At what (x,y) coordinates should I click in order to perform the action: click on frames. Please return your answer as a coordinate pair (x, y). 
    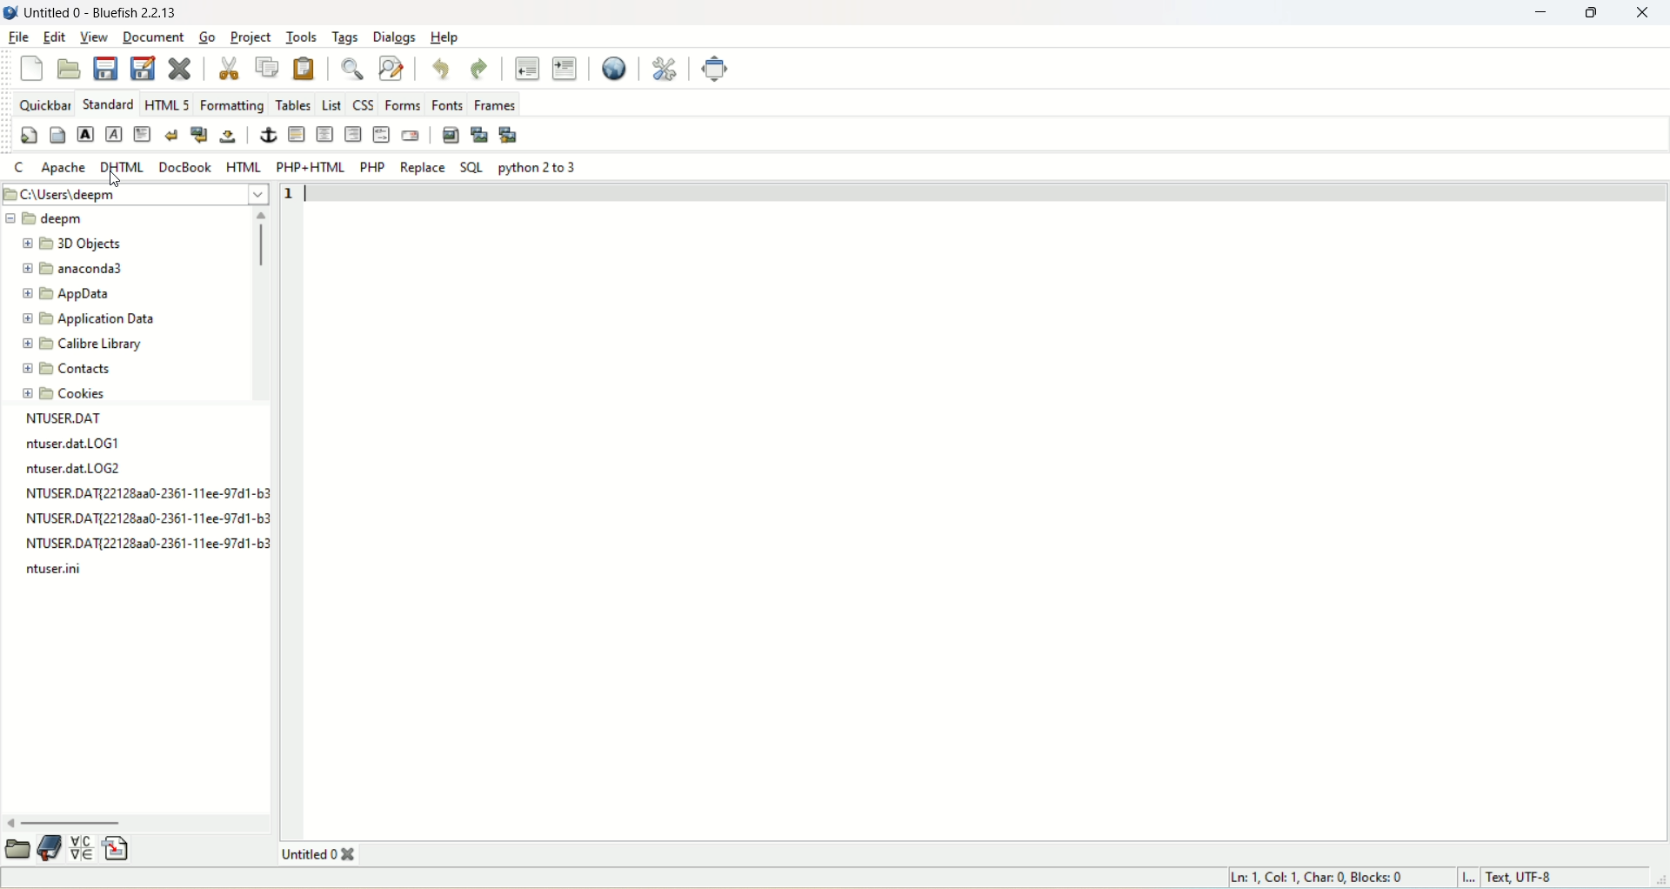
    Looking at the image, I should click on (497, 104).